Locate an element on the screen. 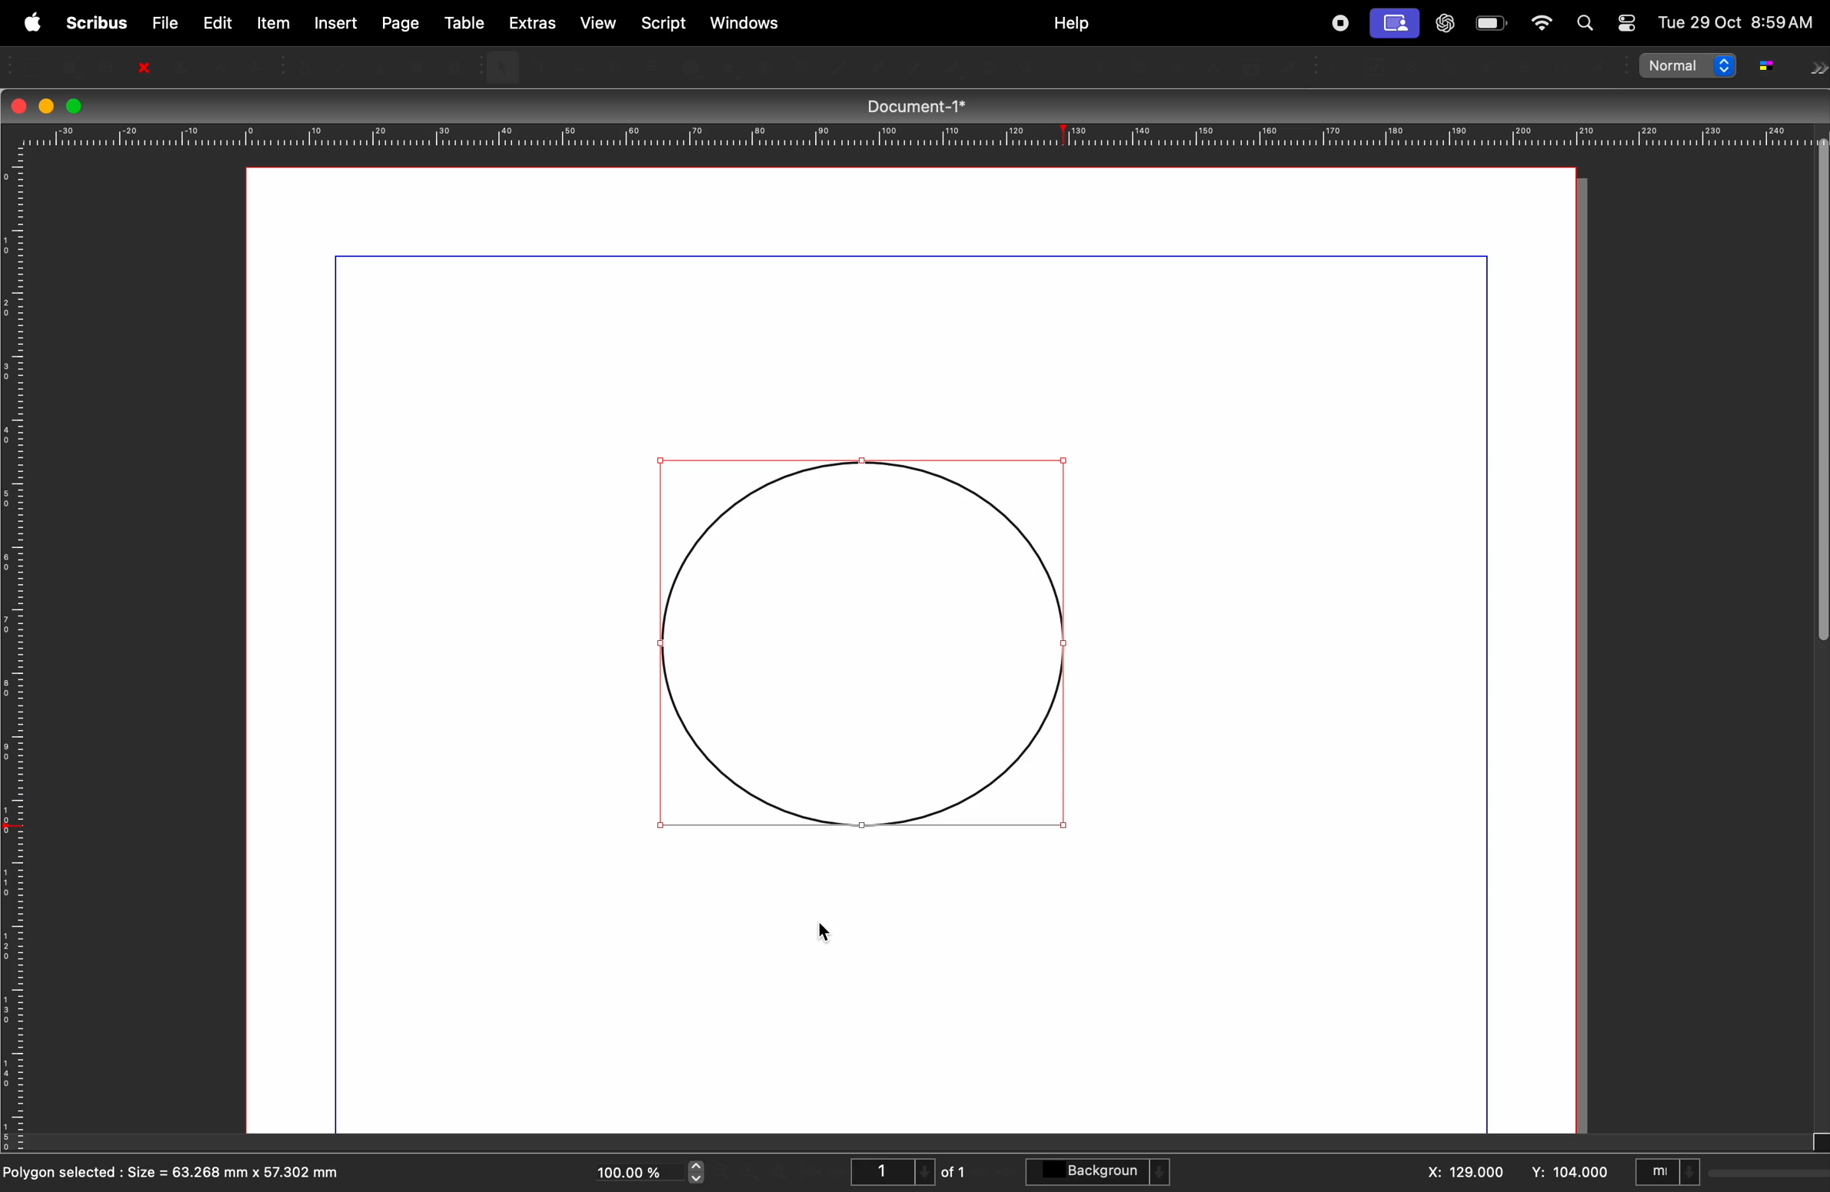  of 1 is located at coordinates (956, 1170).